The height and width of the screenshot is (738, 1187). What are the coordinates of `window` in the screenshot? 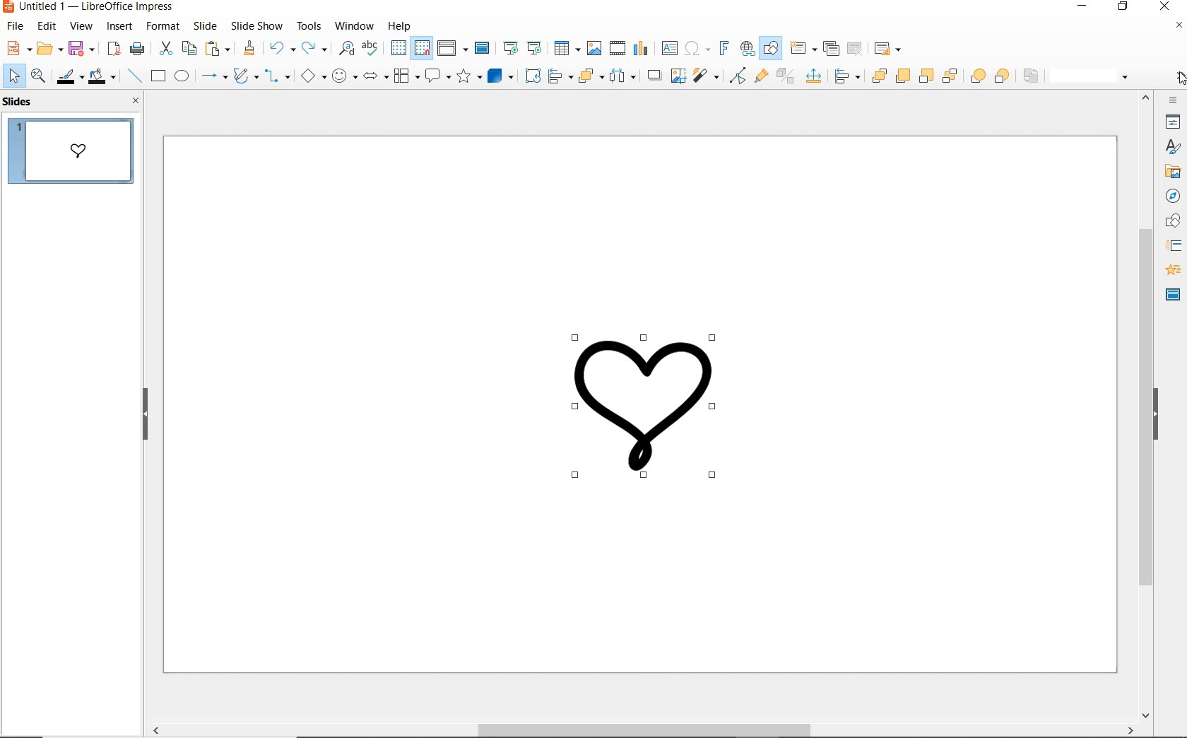 It's located at (353, 26).